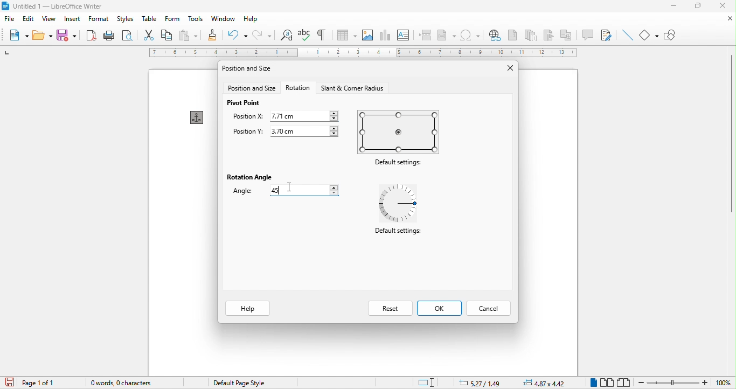 This screenshot has width=736, height=389. I want to click on print, so click(108, 35).